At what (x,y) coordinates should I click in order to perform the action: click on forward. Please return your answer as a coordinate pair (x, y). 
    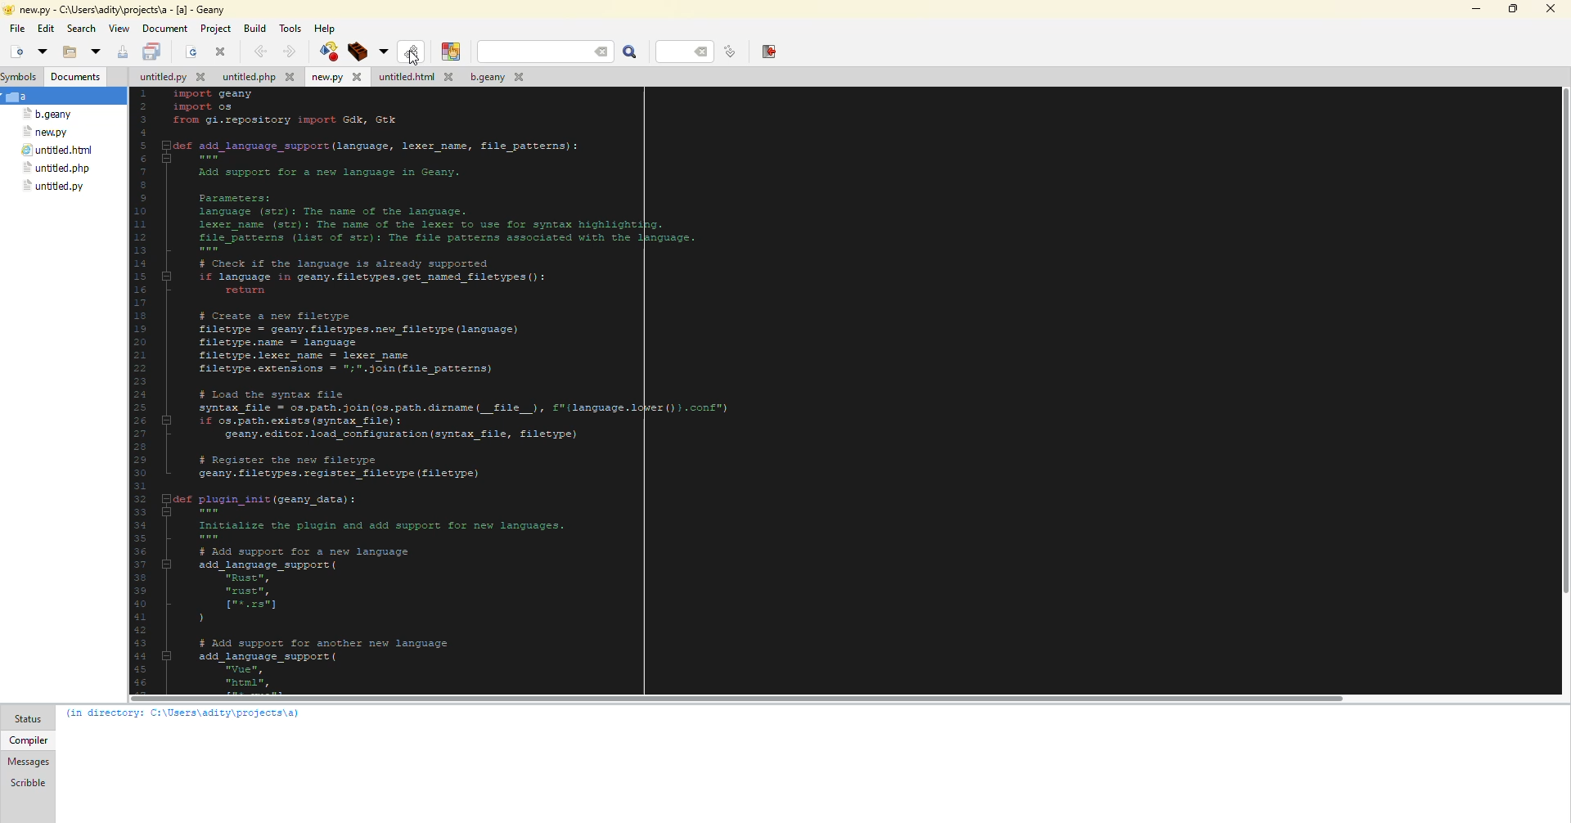
    Looking at the image, I should click on (289, 51).